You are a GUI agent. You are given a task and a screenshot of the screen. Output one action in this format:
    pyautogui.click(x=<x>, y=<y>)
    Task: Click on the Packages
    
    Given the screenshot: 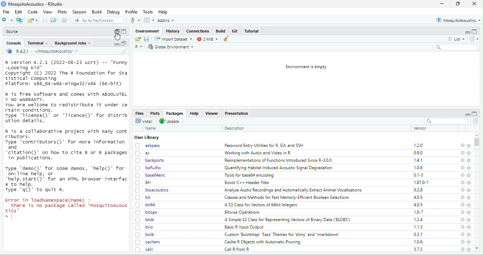 What is the action you would take?
    pyautogui.click(x=175, y=114)
    